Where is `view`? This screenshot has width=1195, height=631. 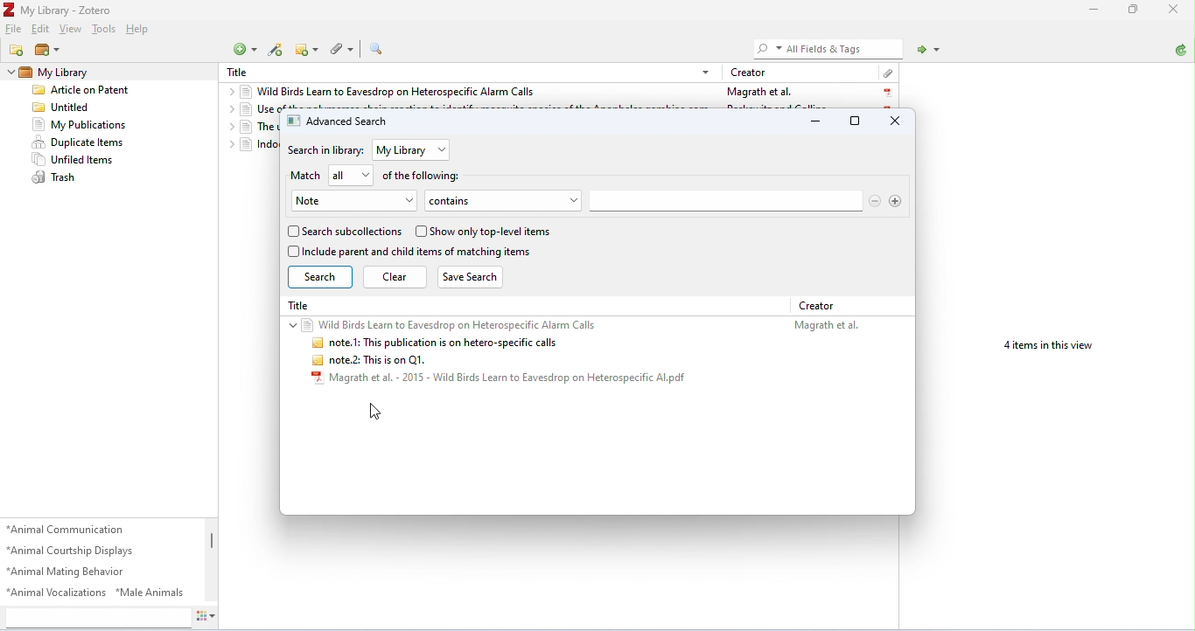
view is located at coordinates (72, 30).